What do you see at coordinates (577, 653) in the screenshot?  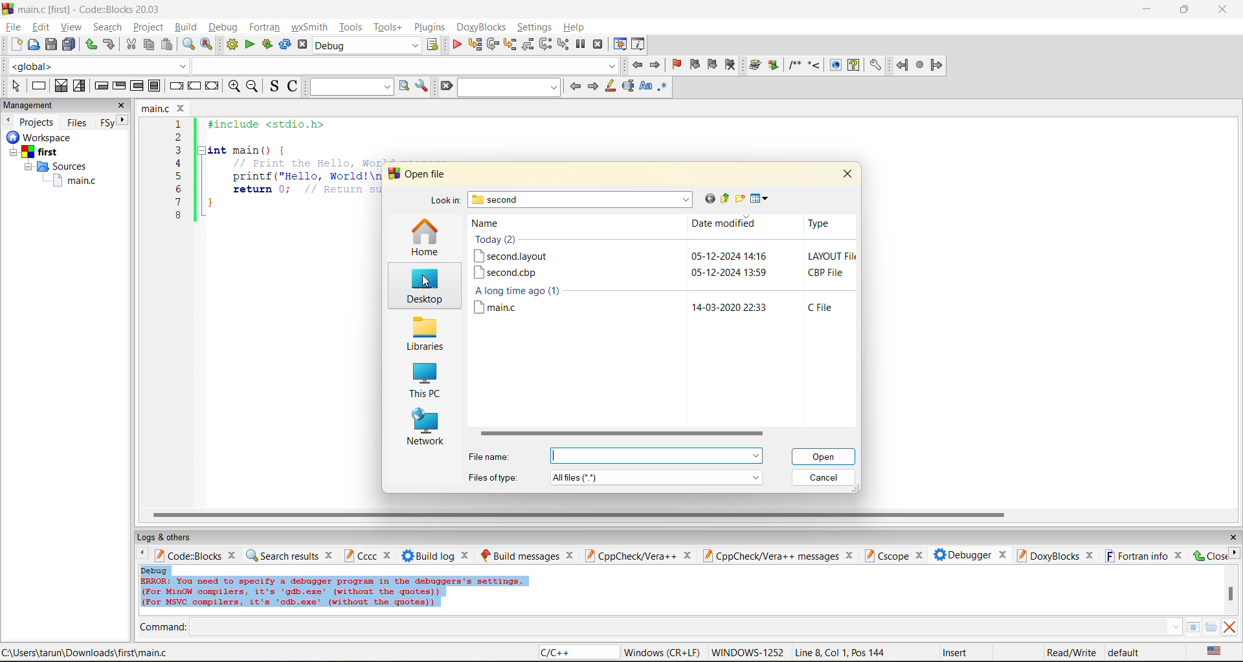 I see `language` at bounding box center [577, 653].